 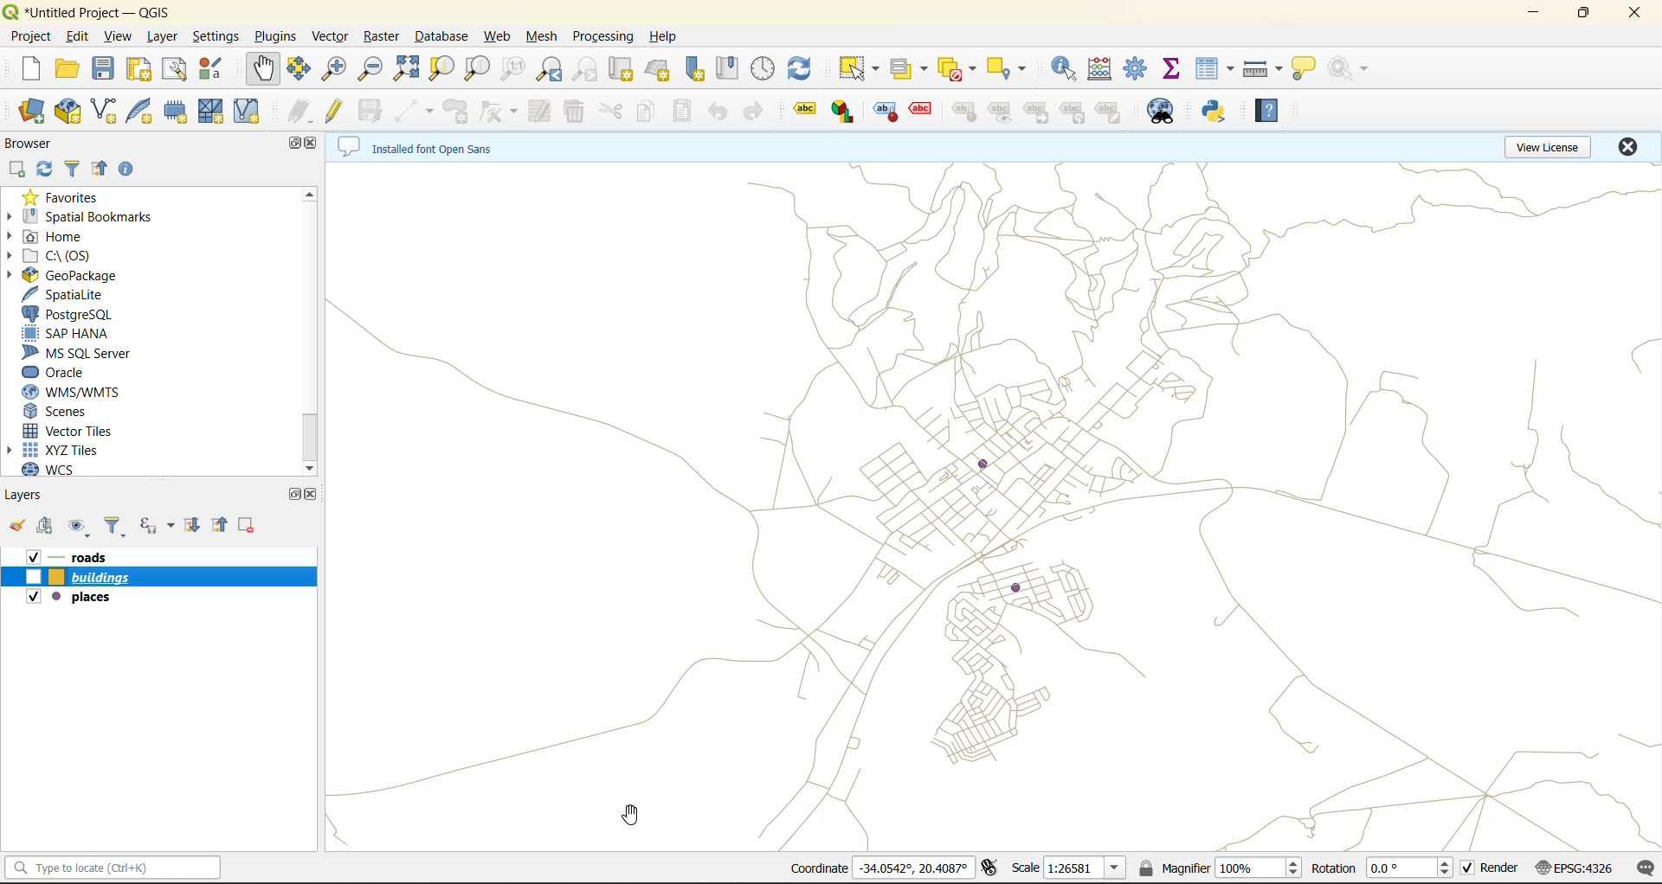 I want to click on toggle extensions, so click(x=987, y=868).